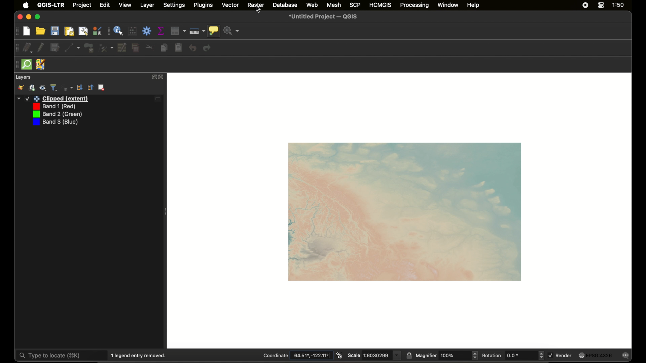 The width and height of the screenshot is (646, 363). Describe the element at coordinates (56, 114) in the screenshot. I see `band 2` at that location.